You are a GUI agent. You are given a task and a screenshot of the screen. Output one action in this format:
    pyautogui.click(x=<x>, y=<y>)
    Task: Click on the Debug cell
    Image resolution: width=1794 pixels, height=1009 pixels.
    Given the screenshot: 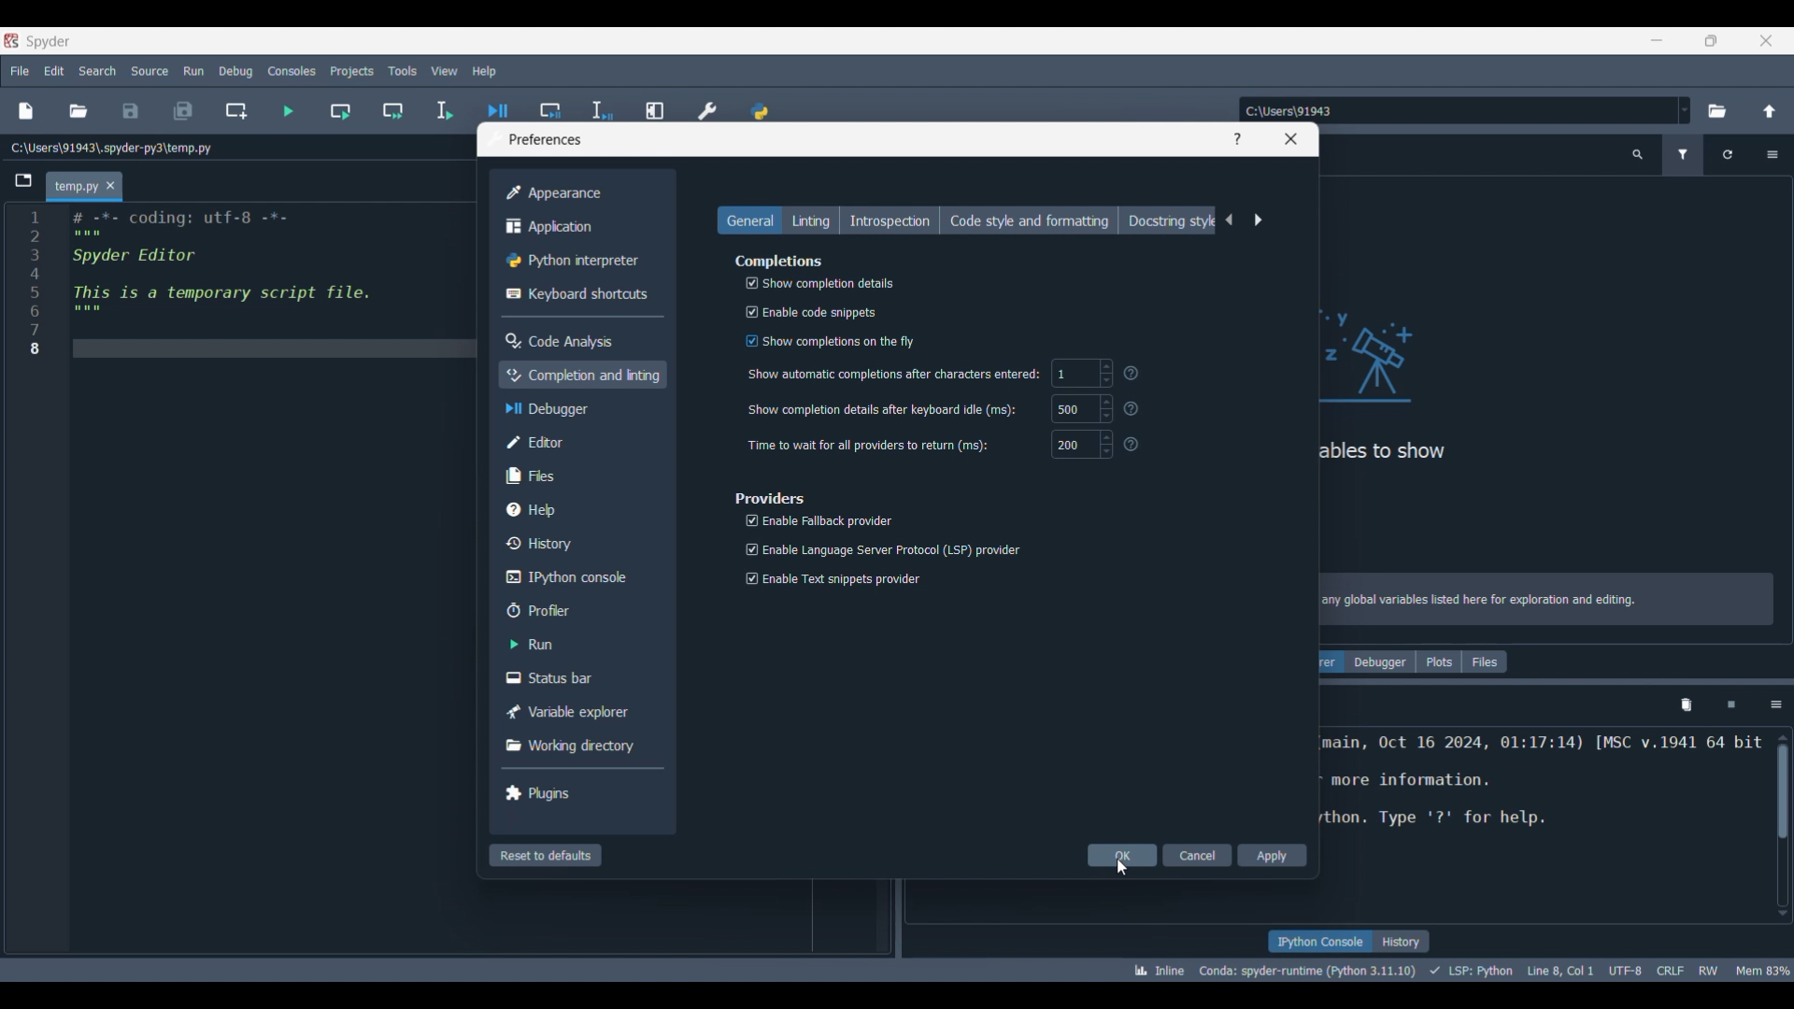 What is the action you would take?
    pyautogui.click(x=551, y=102)
    